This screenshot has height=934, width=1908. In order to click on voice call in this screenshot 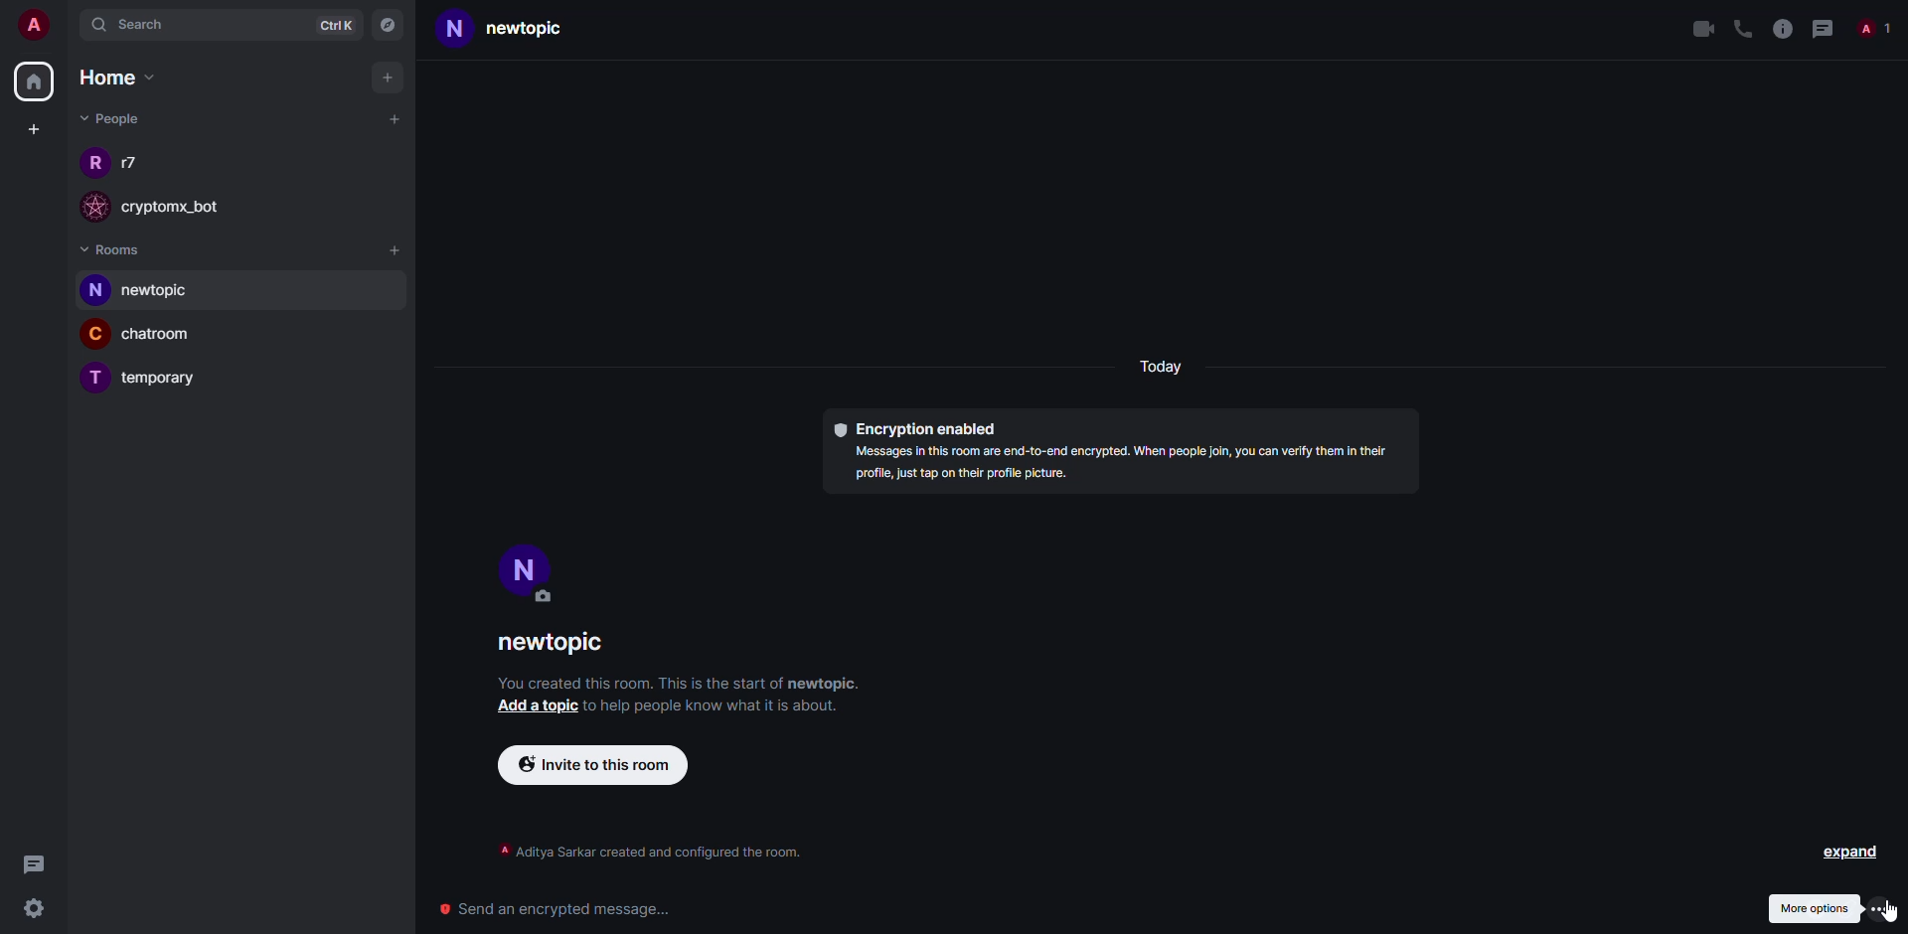, I will do `click(1739, 28)`.